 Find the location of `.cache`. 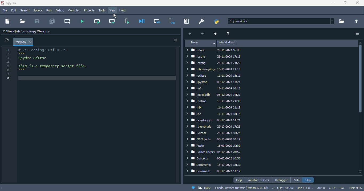

.cache is located at coordinates (214, 56).